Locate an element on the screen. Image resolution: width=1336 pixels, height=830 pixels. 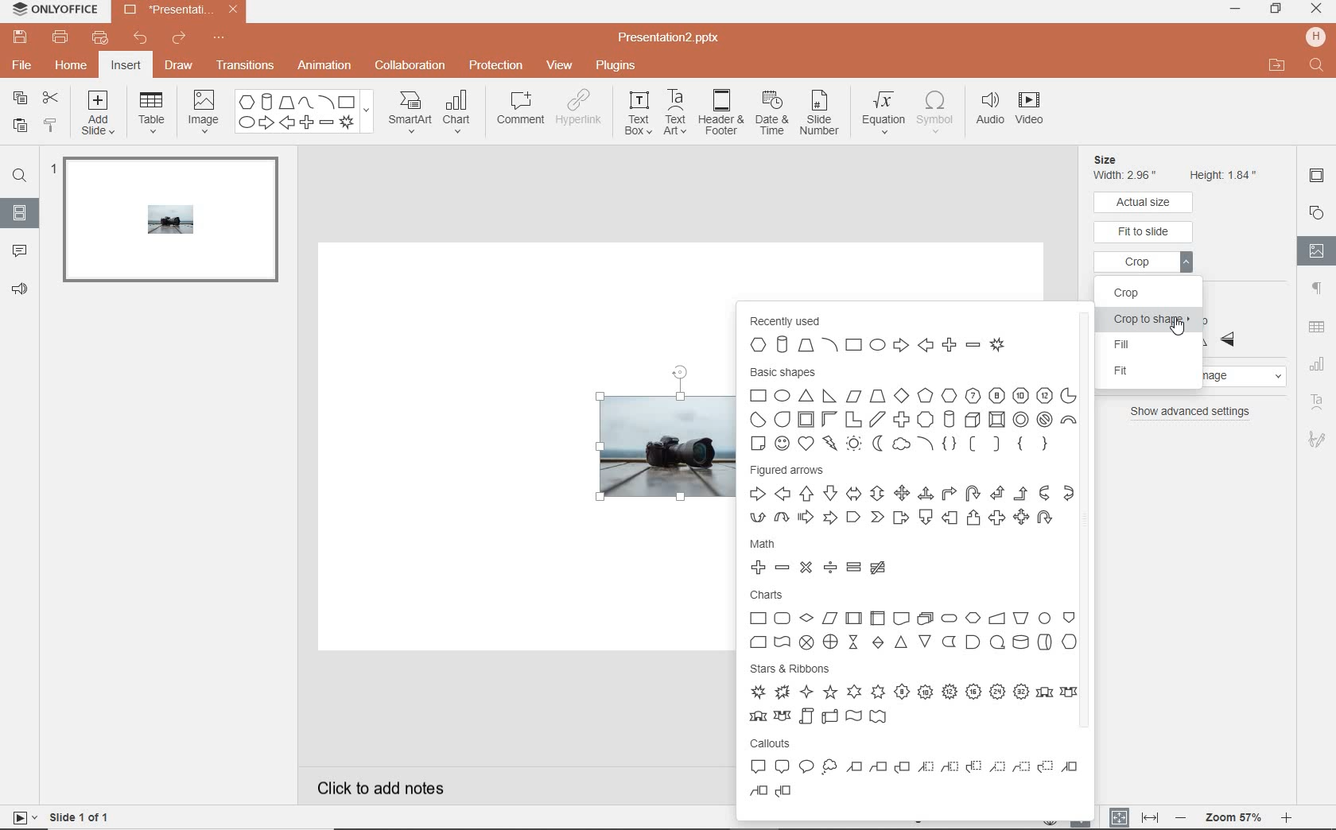
videos is located at coordinates (1029, 111).